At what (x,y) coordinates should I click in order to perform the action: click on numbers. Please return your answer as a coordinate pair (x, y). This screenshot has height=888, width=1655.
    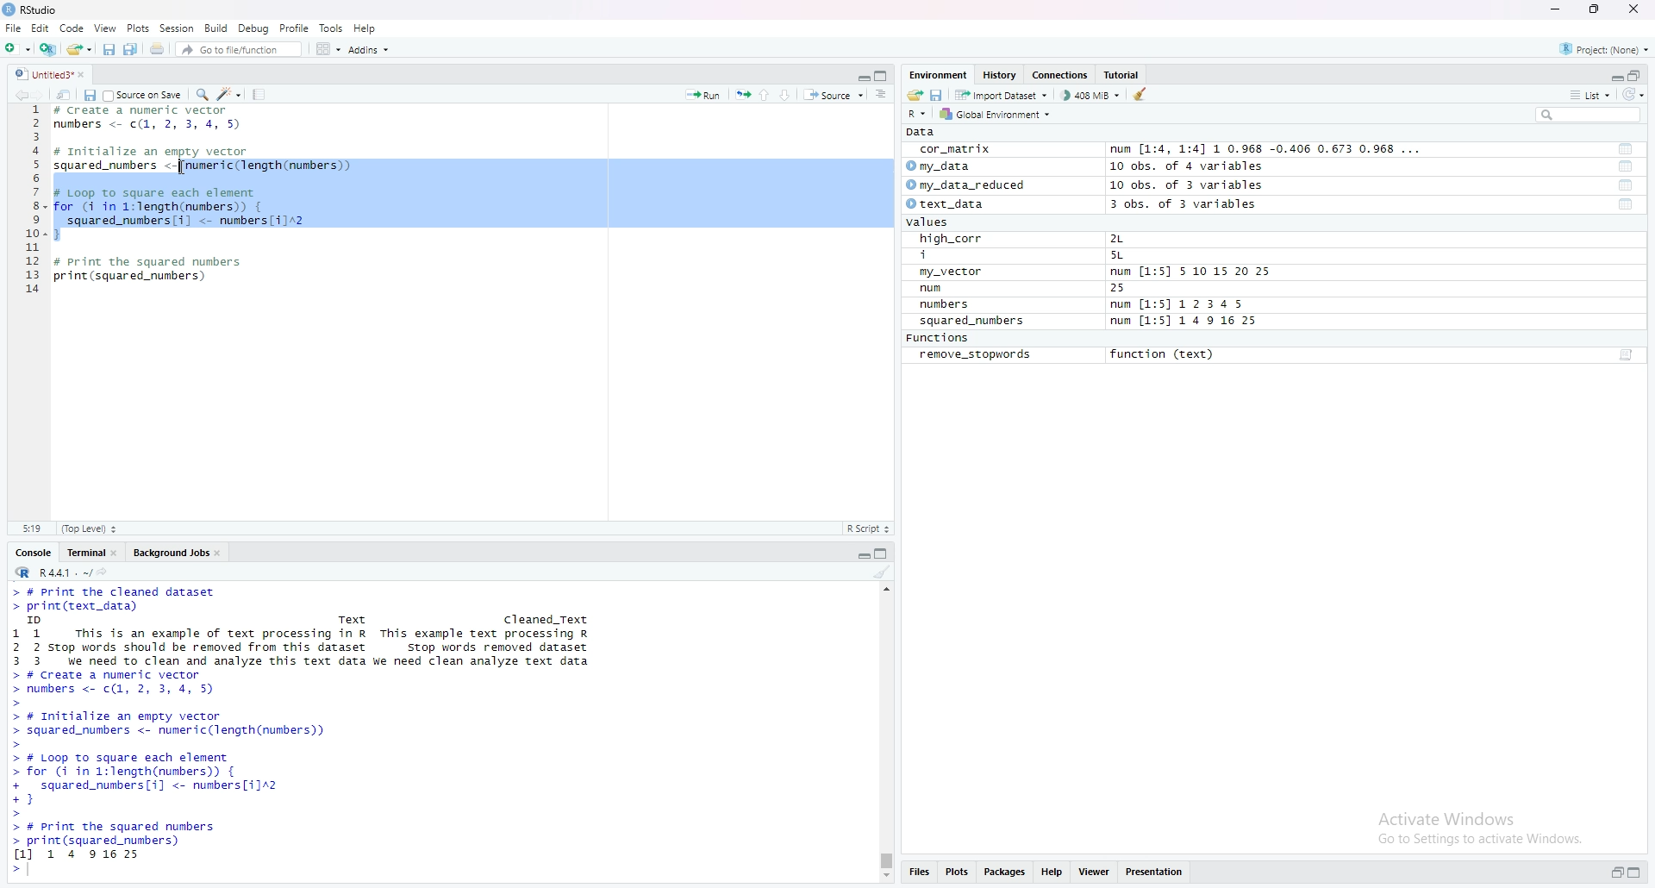
    Looking at the image, I should click on (948, 305).